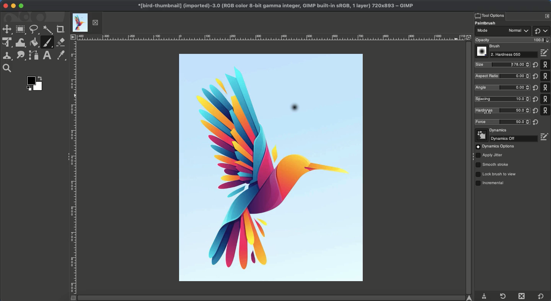 The height and width of the screenshot is (301, 551). I want to click on Download, so click(484, 297).